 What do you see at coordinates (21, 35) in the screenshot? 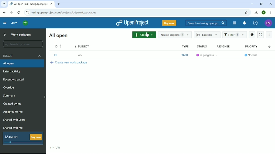
I see `Work packages` at bounding box center [21, 35].